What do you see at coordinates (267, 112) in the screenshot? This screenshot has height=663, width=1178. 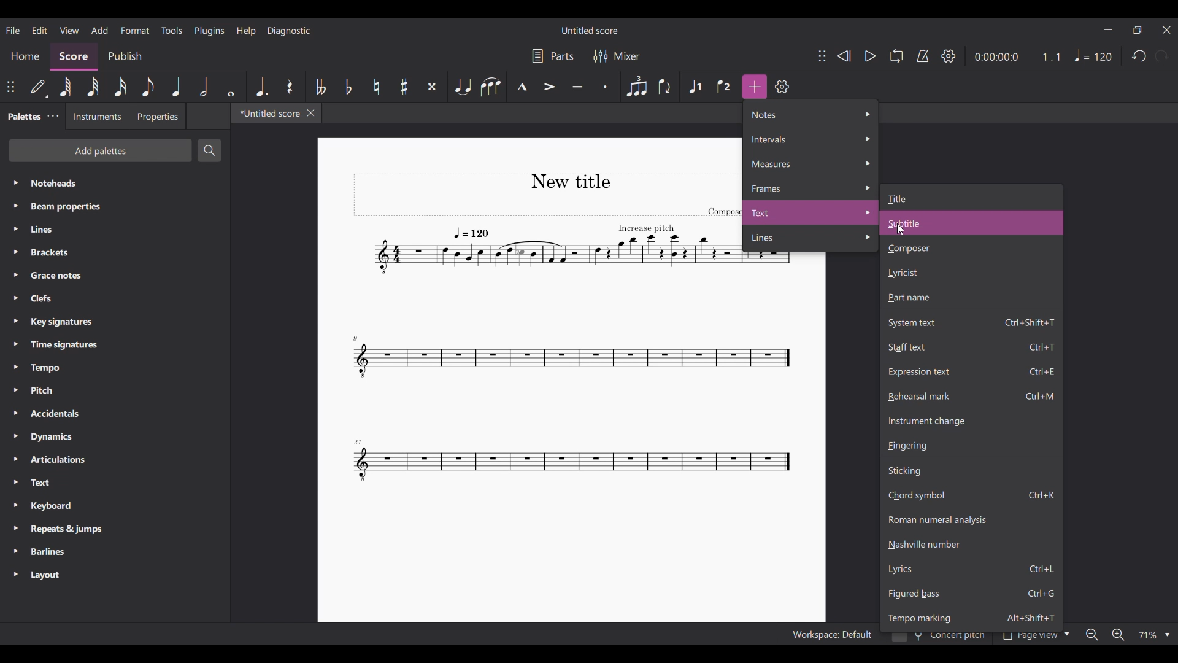 I see `*Untitled score, current tab` at bounding box center [267, 112].